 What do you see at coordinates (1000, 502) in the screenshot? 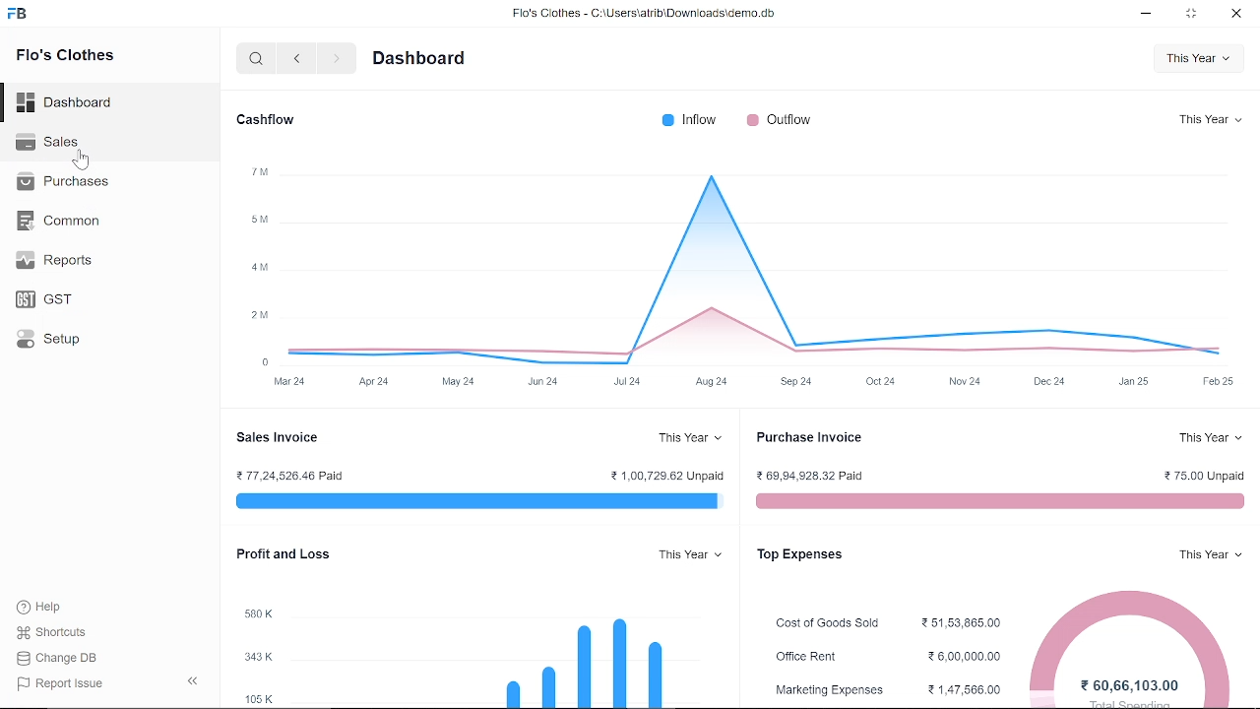
I see `red line` at bounding box center [1000, 502].